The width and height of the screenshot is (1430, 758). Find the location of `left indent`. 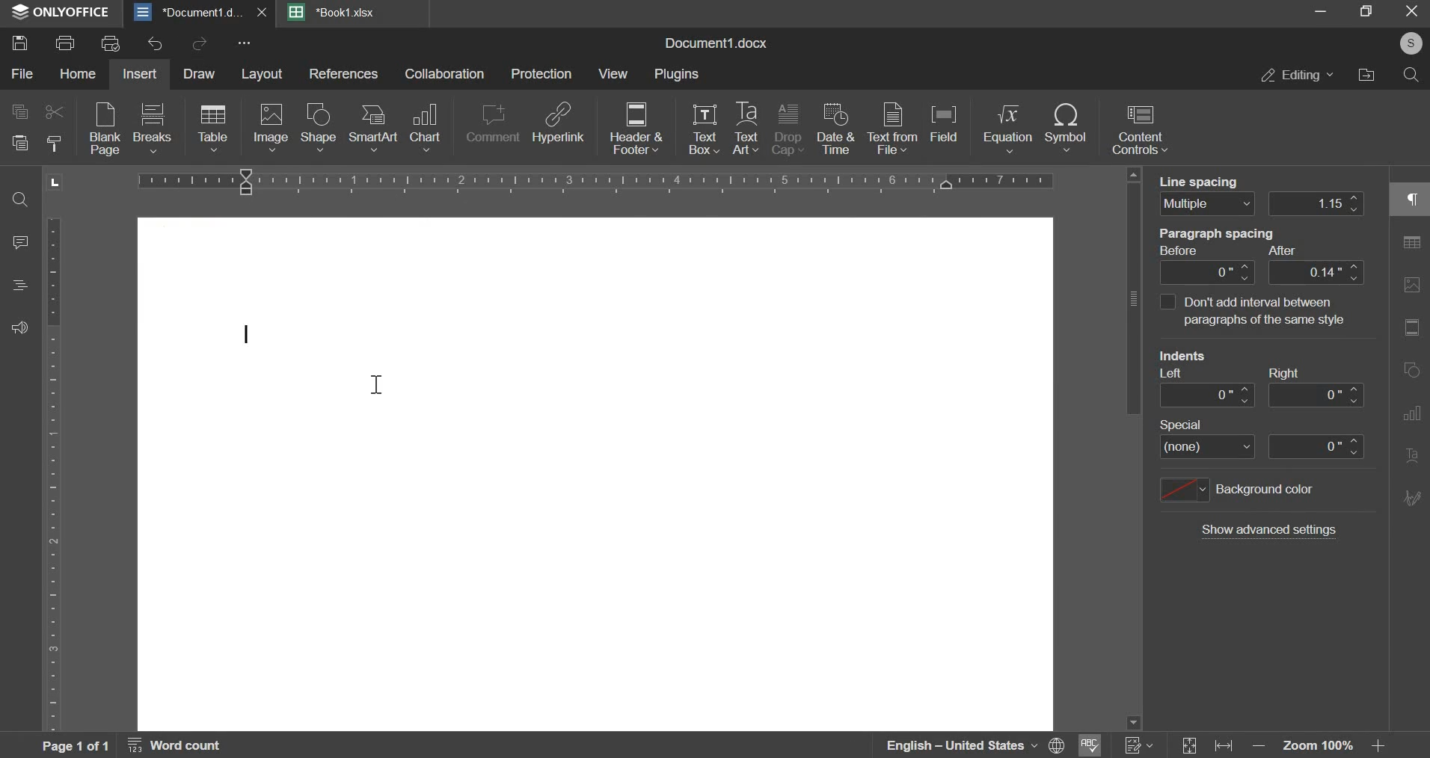

left indent is located at coordinates (1205, 395).